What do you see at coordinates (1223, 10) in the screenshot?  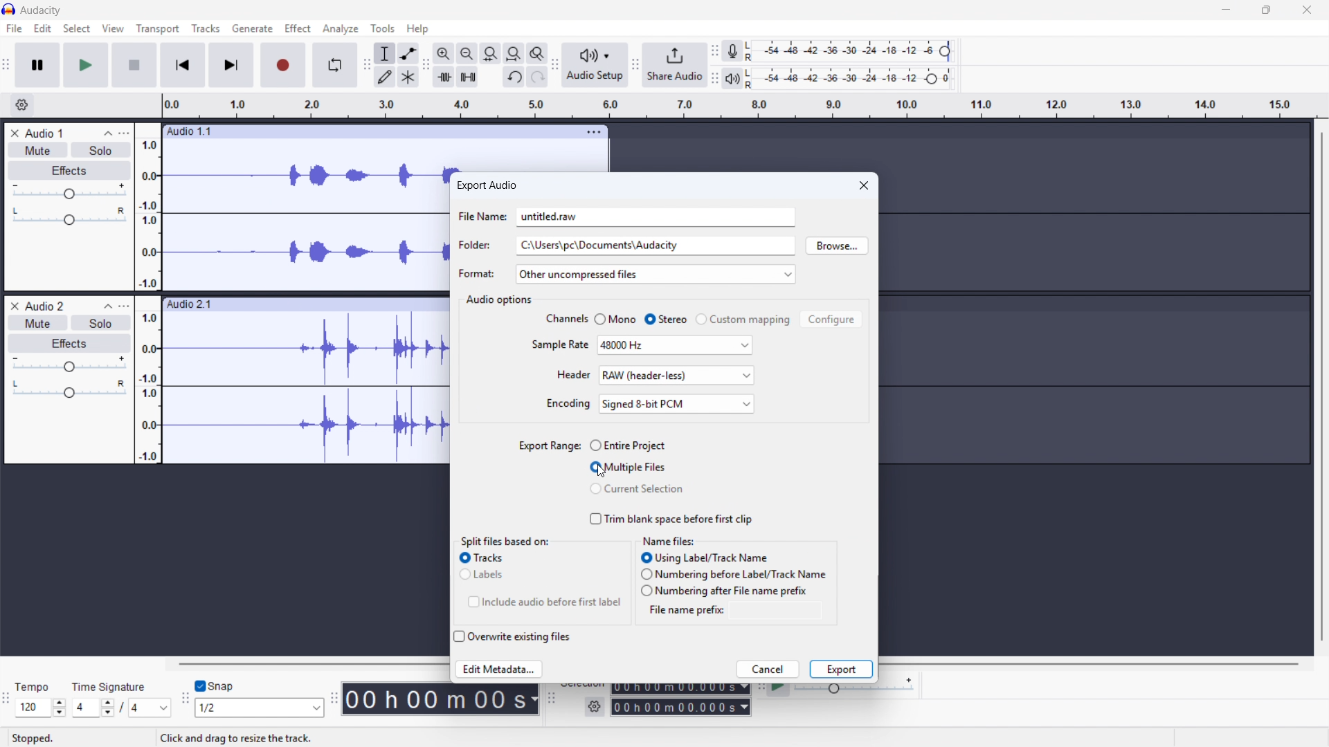 I see `minimise ` at bounding box center [1223, 10].